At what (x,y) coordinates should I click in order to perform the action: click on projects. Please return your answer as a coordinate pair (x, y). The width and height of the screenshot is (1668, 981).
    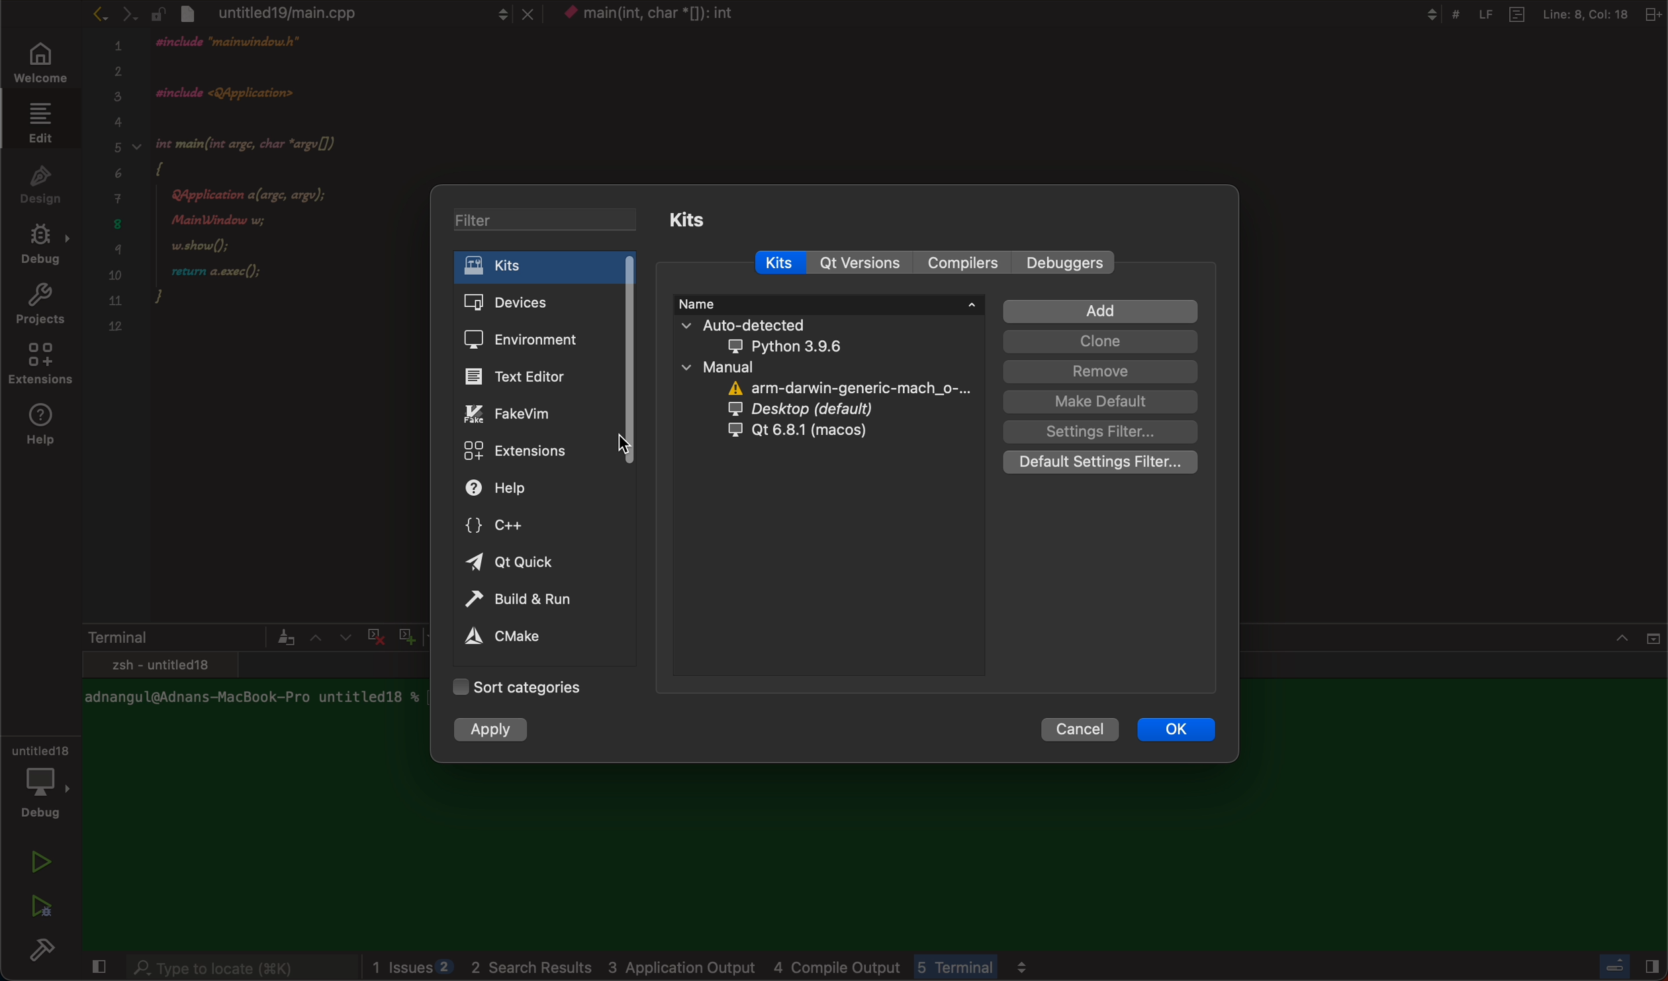
    Looking at the image, I should click on (40, 307).